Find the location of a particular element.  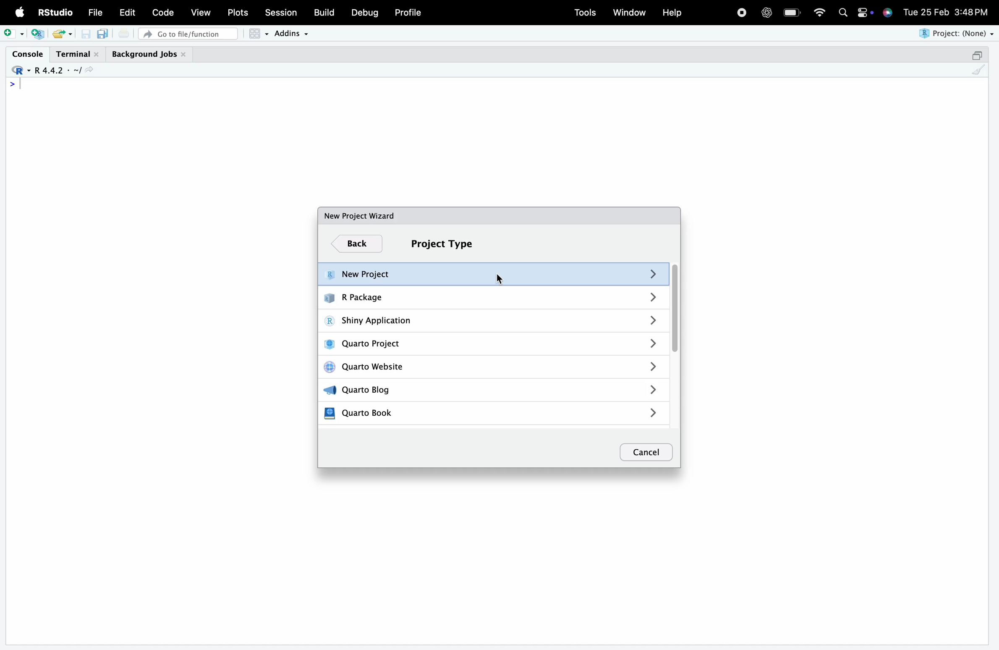

R is located at coordinates (19, 71).